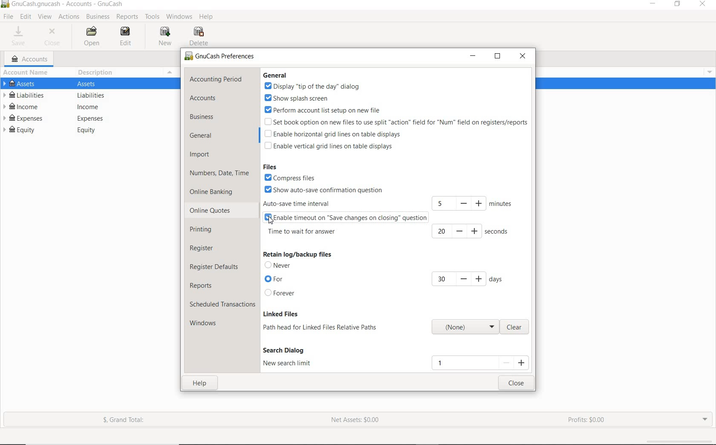 The image size is (716, 445). Describe the element at coordinates (395, 121) in the screenshot. I see `set book option on new files to use split 'action' field for "nun" field on registers/reports` at that location.